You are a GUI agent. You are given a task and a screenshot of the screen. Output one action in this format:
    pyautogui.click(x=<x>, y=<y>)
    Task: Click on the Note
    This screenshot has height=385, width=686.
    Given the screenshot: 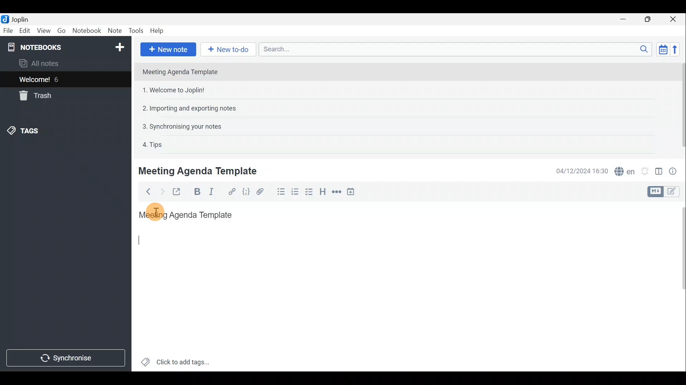 What is the action you would take?
    pyautogui.click(x=115, y=29)
    